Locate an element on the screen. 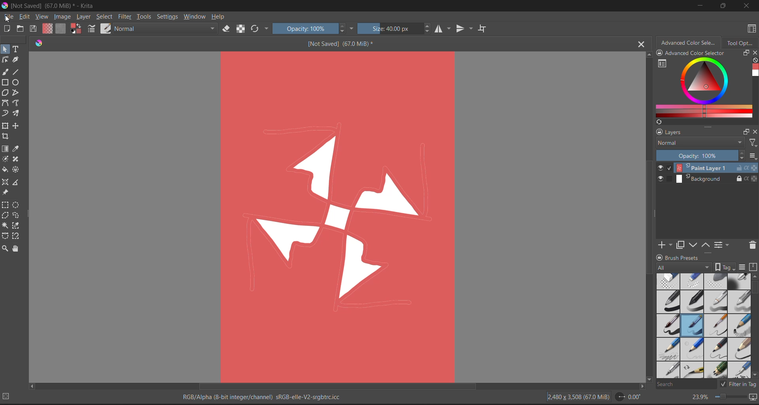 This screenshot has height=405, width=759. choose brush preset is located at coordinates (107, 28).